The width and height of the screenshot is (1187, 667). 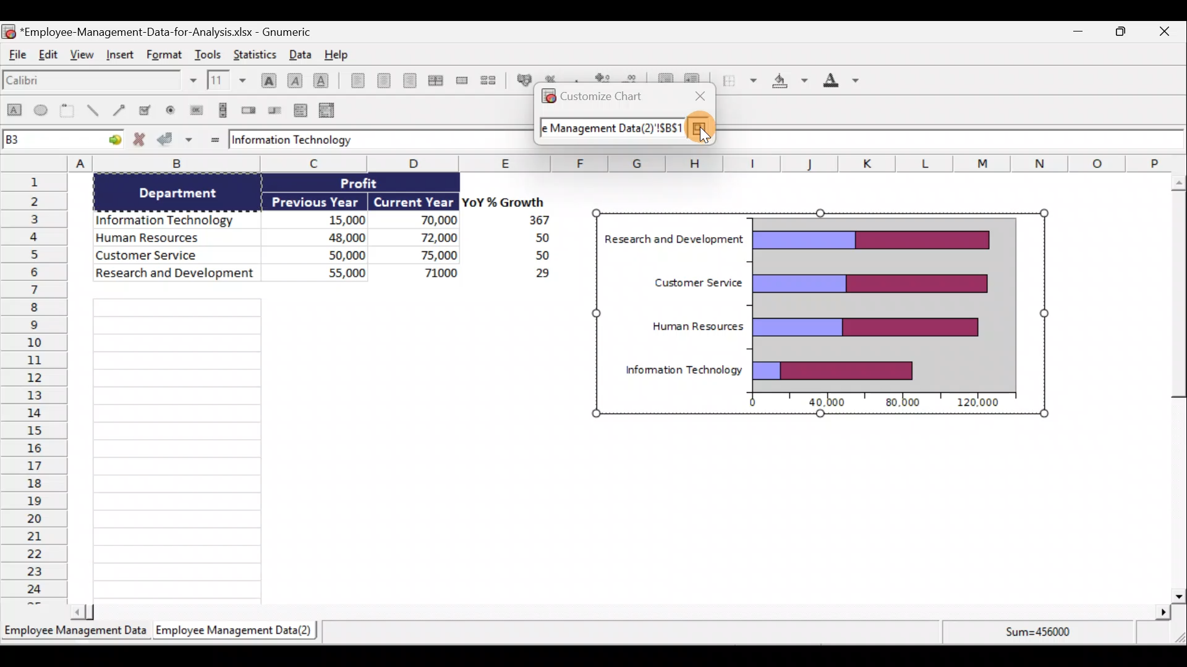 I want to click on Sheet 2, so click(x=237, y=631).